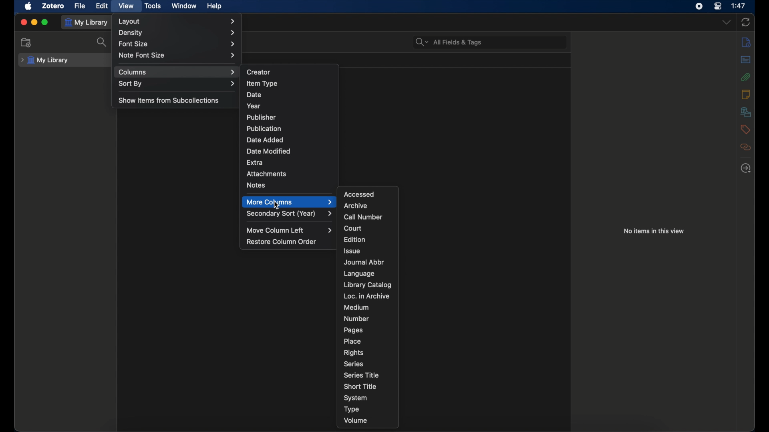 Image resolution: width=769 pixels, height=432 pixels. What do you see at coordinates (739, 5) in the screenshot?
I see `time (1:47)` at bounding box center [739, 5].